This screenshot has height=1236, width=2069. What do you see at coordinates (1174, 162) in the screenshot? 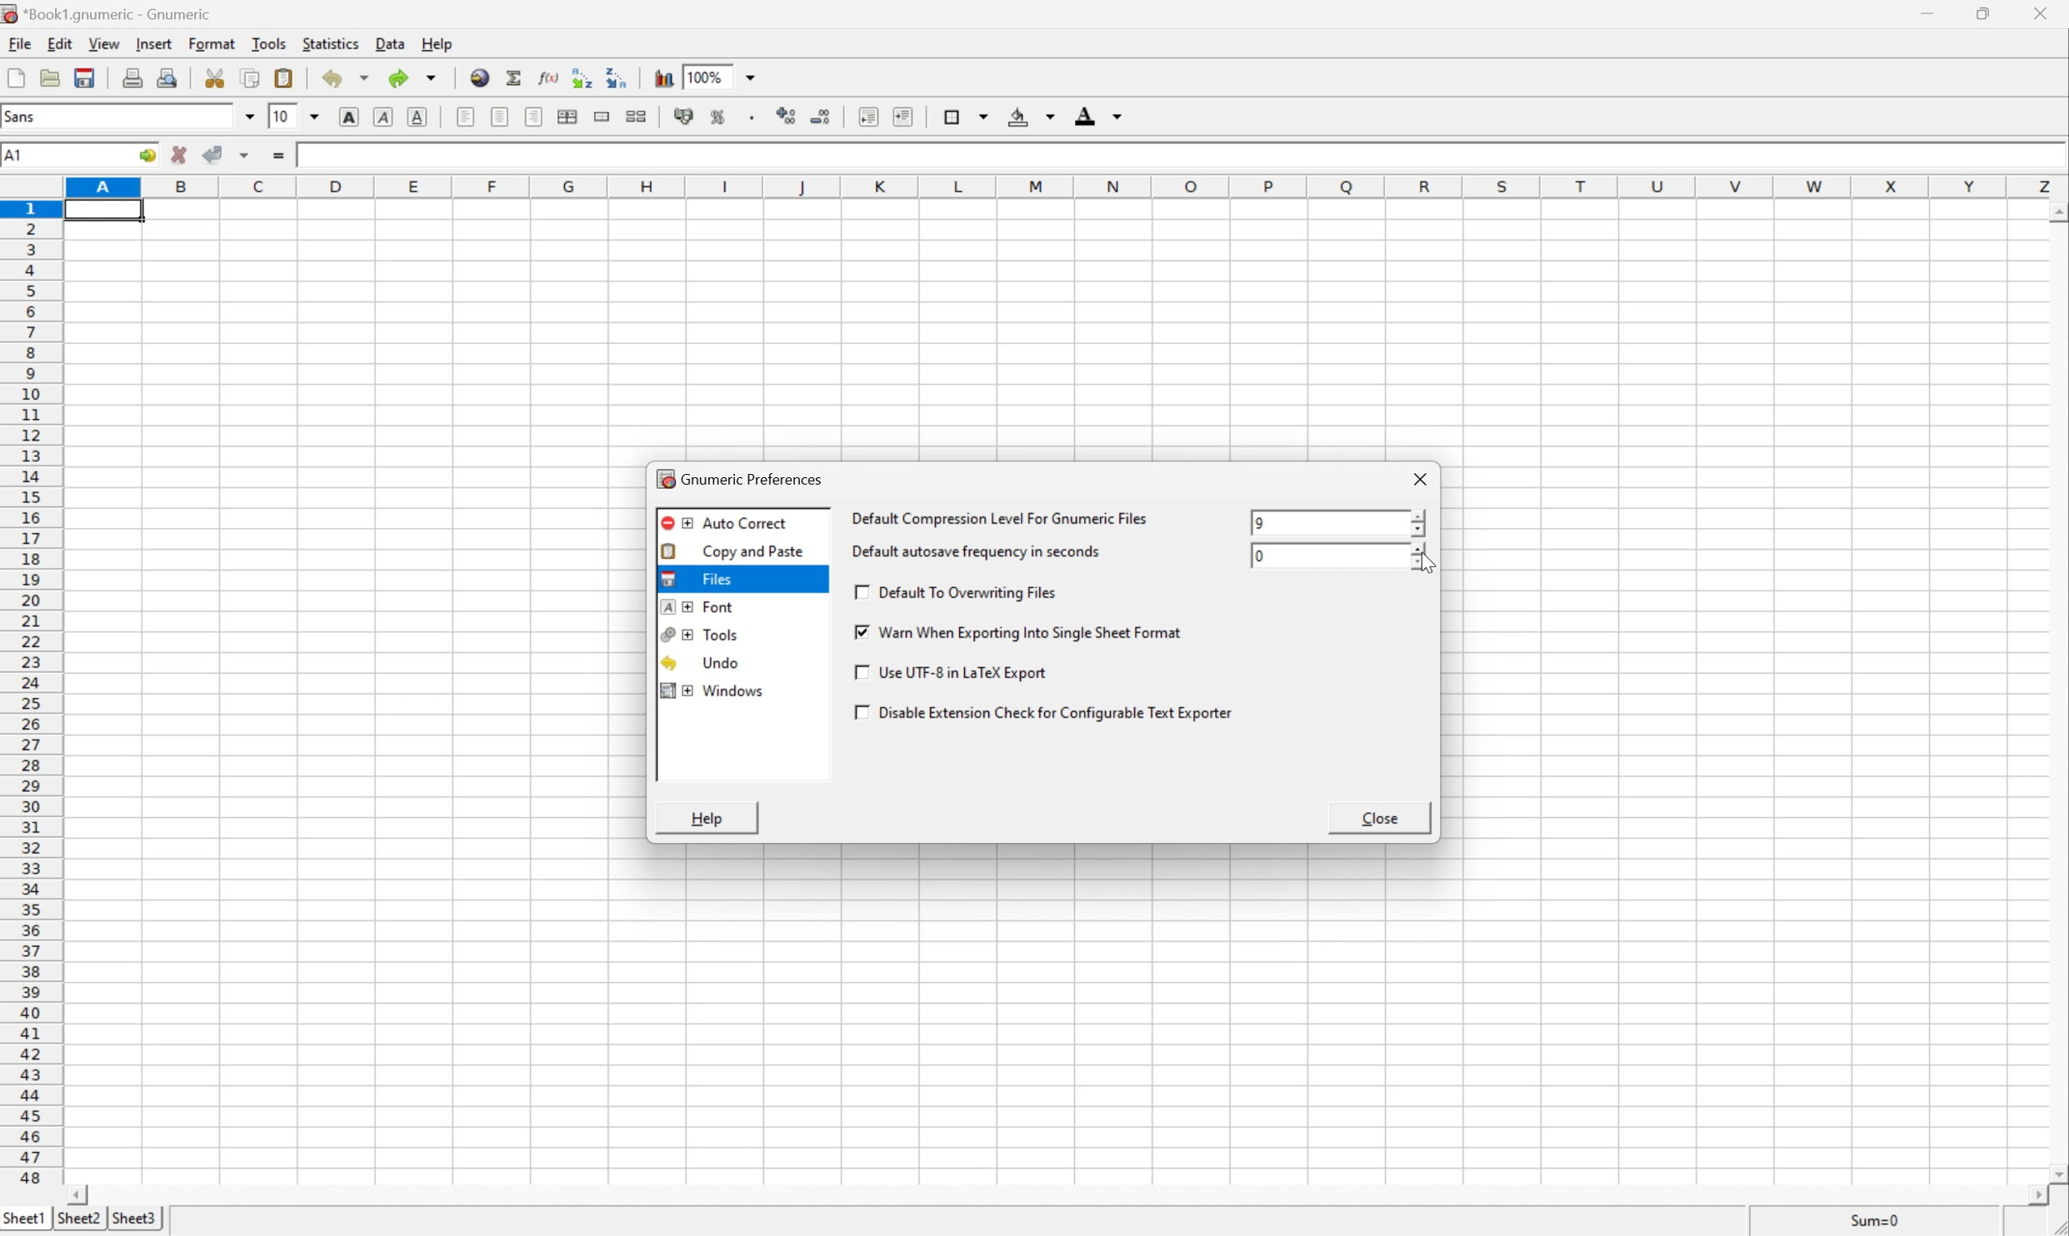
I see `Formula bar` at bounding box center [1174, 162].